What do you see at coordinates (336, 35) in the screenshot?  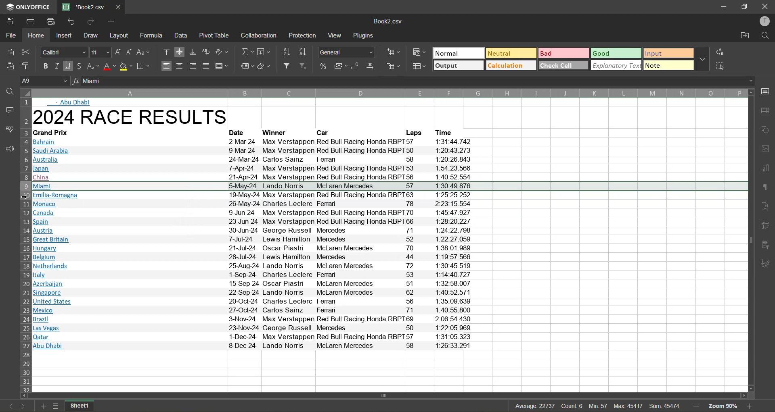 I see `view` at bounding box center [336, 35].